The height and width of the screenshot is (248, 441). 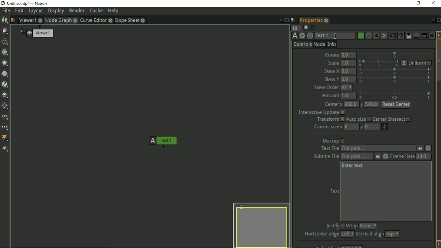 I want to click on close, so click(x=76, y=21).